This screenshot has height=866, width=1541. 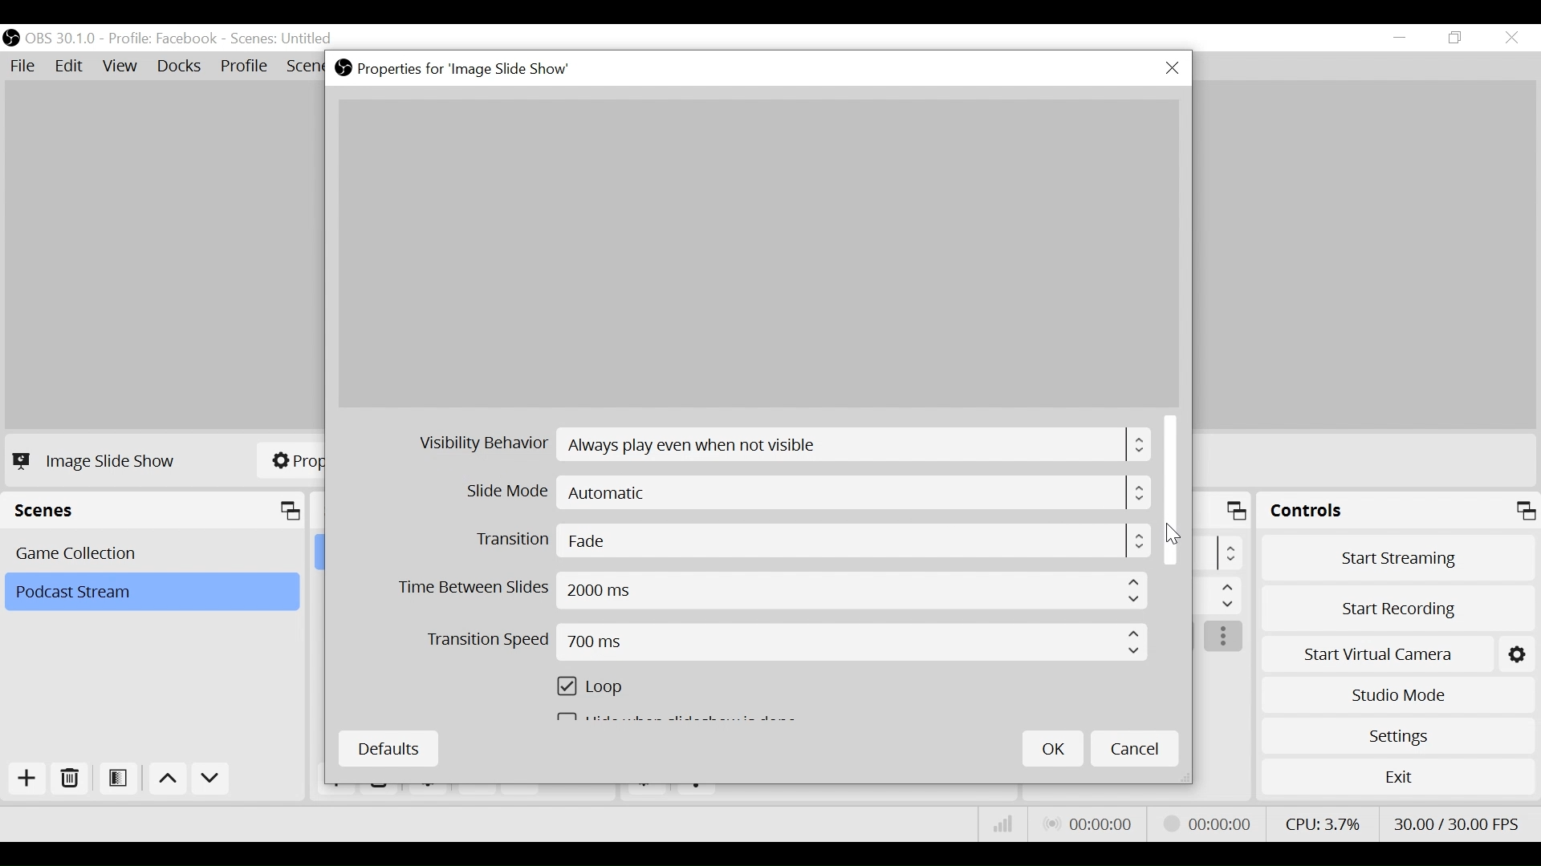 I want to click on (un)select loop, so click(x=598, y=689).